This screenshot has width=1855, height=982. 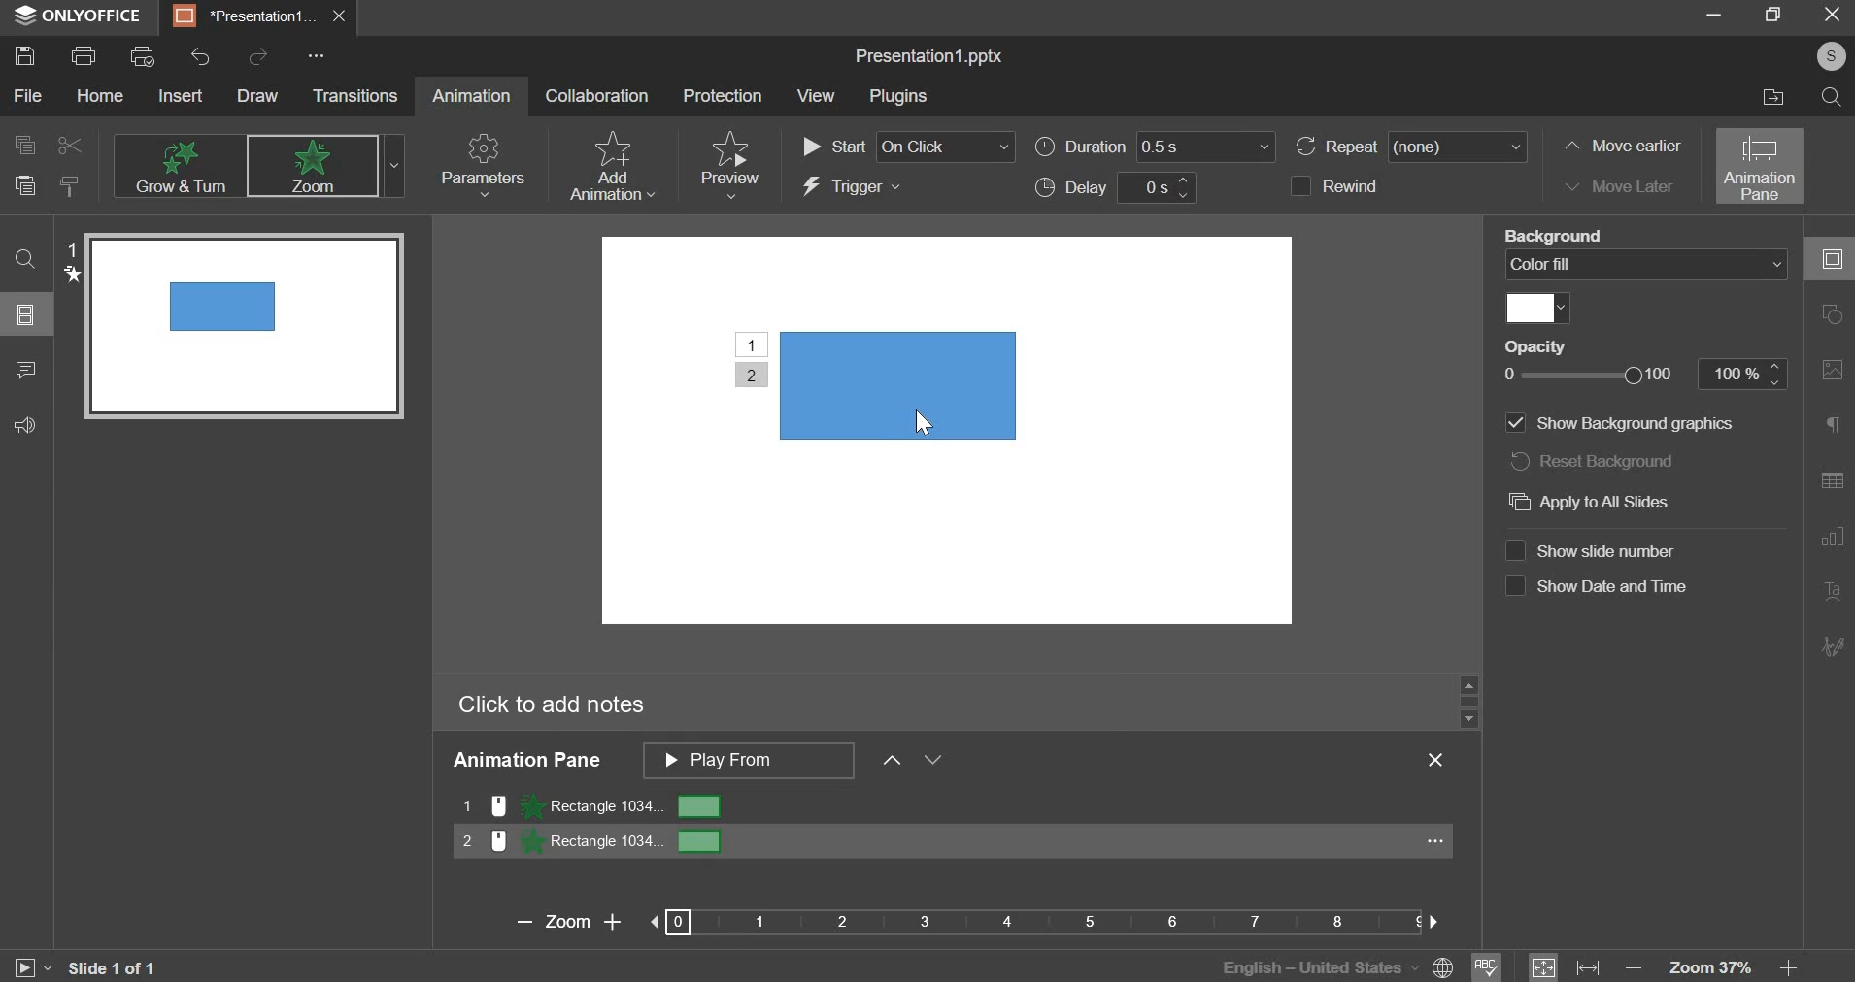 I want to click on rewind, so click(x=1363, y=186).